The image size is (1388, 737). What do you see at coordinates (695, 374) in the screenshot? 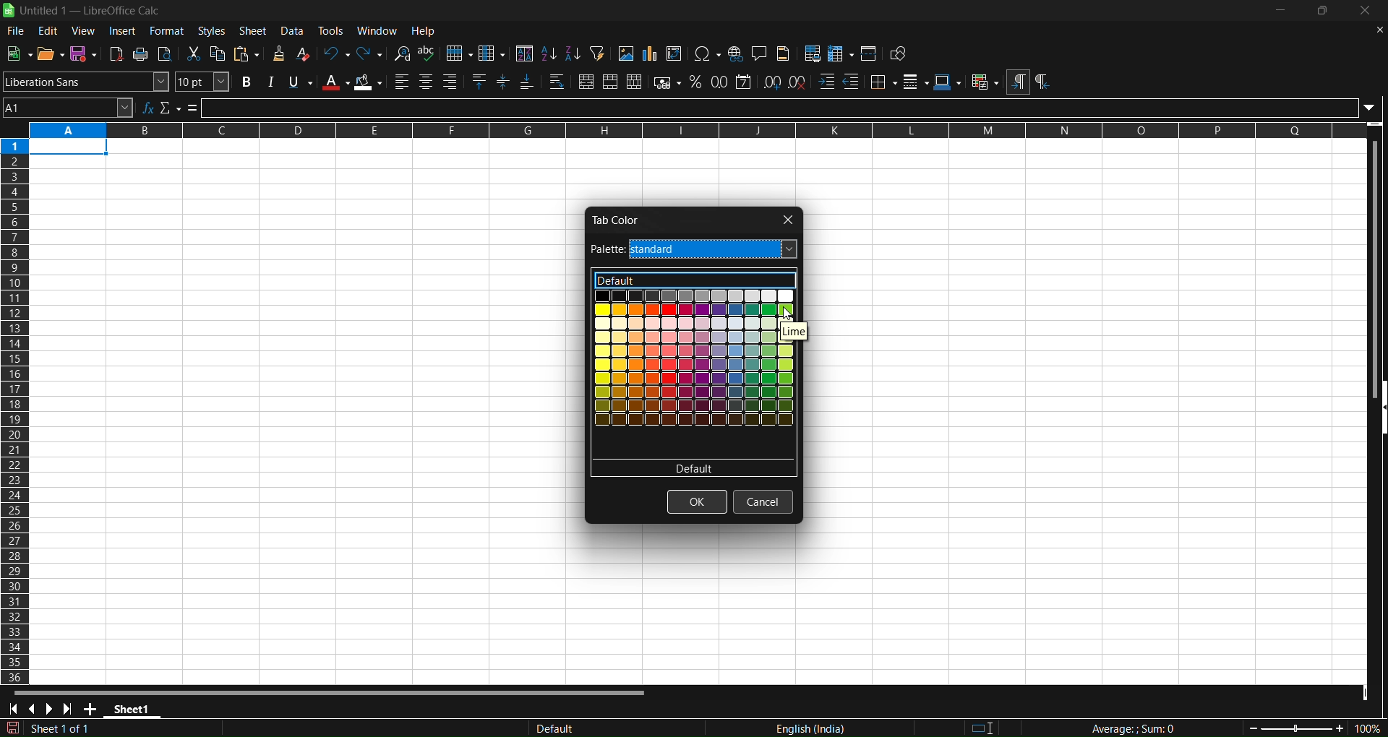
I see `colors` at bounding box center [695, 374].